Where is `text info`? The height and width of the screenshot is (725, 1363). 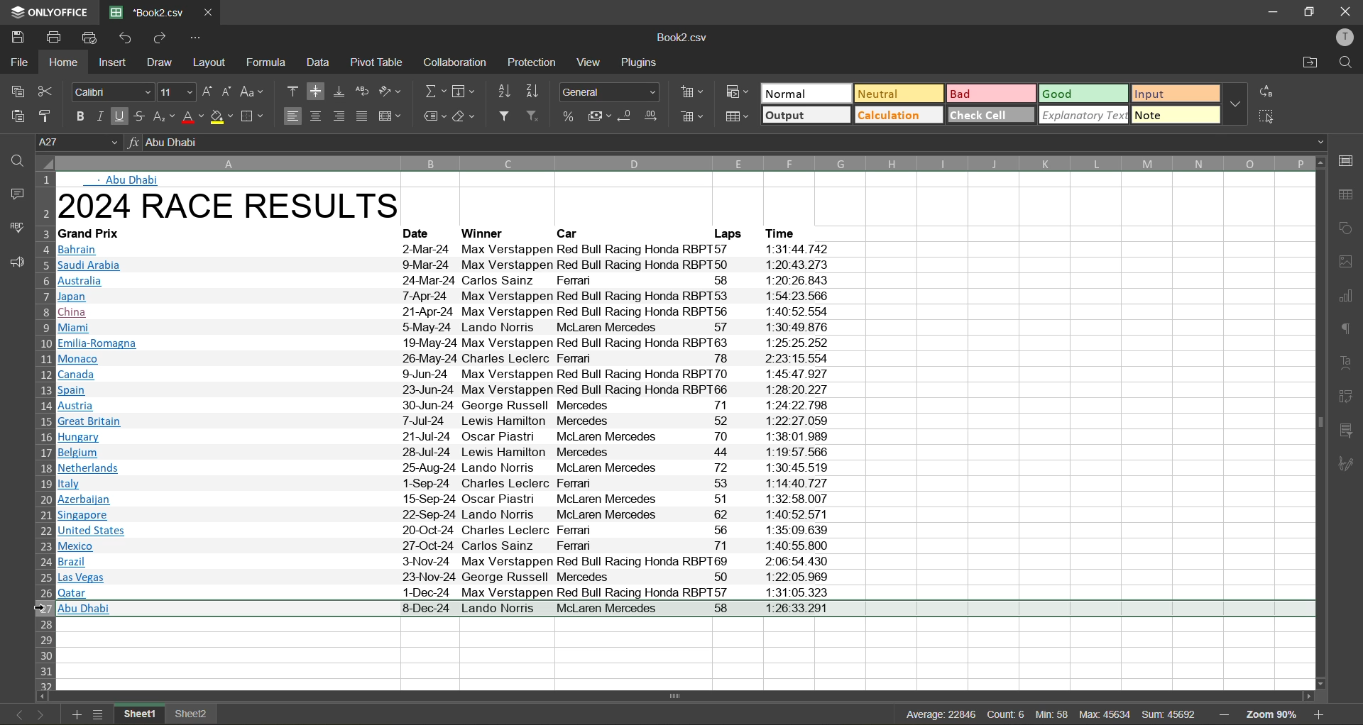
text info is located at coordinates (454, 360).